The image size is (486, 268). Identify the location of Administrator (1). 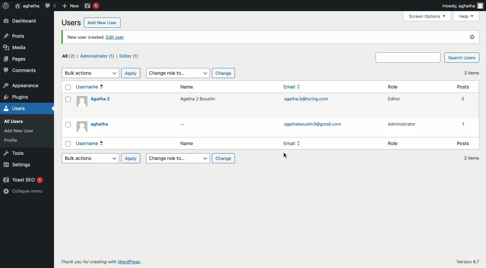
(97, 56).